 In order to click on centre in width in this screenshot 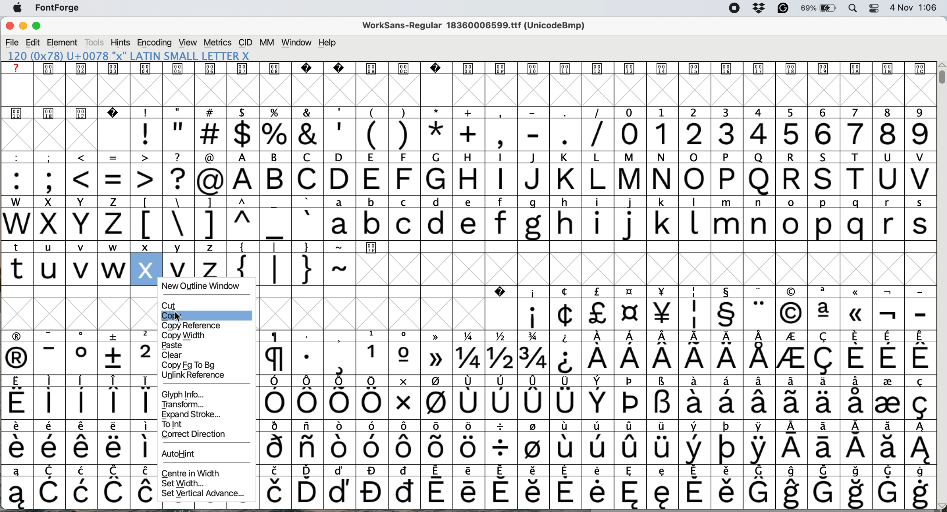, I will do `click(195, 472)`.